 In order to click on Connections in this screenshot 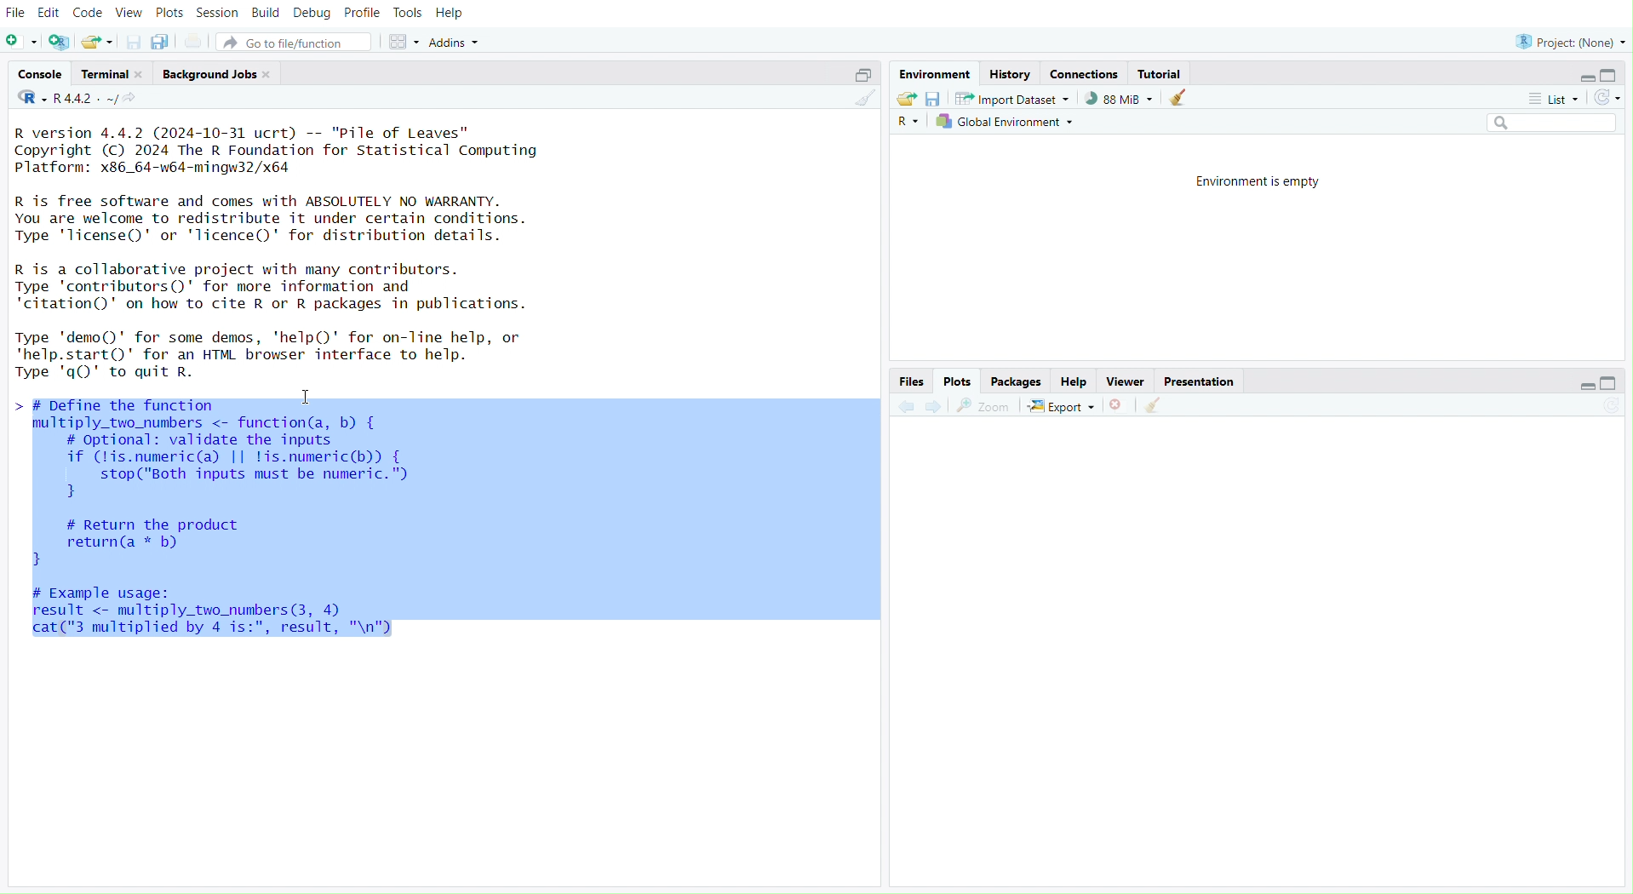, I will do `click(1086, 74)`.